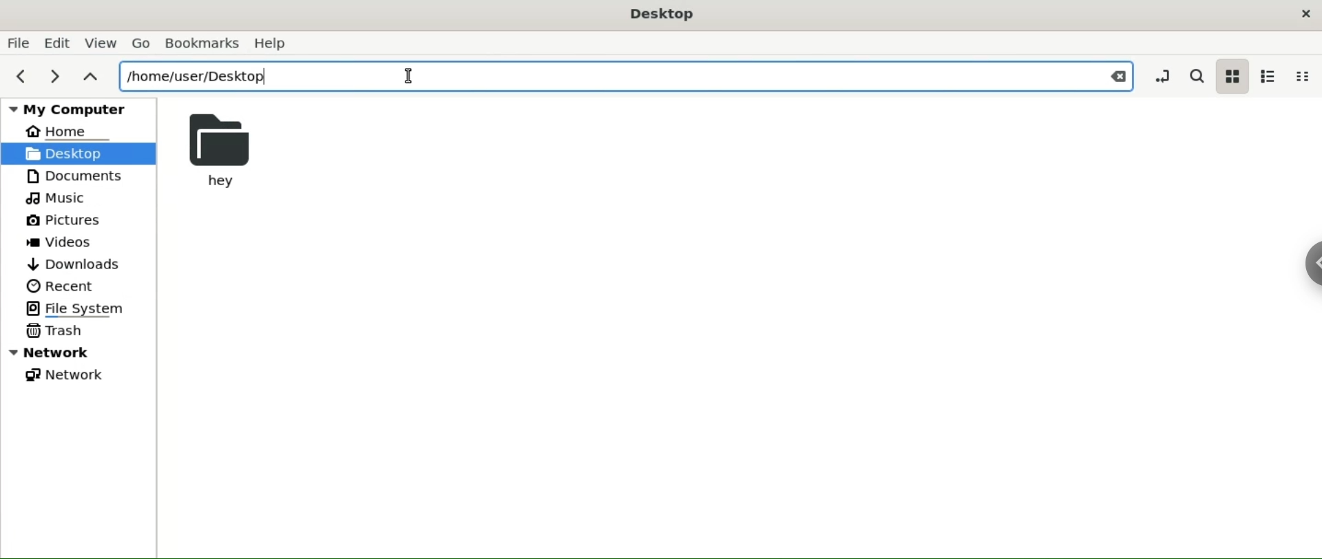 This screenshot has width=1322, height=559. Describe the element at coordinates (55, 332) in the screenshot. I see `trash` at that location.